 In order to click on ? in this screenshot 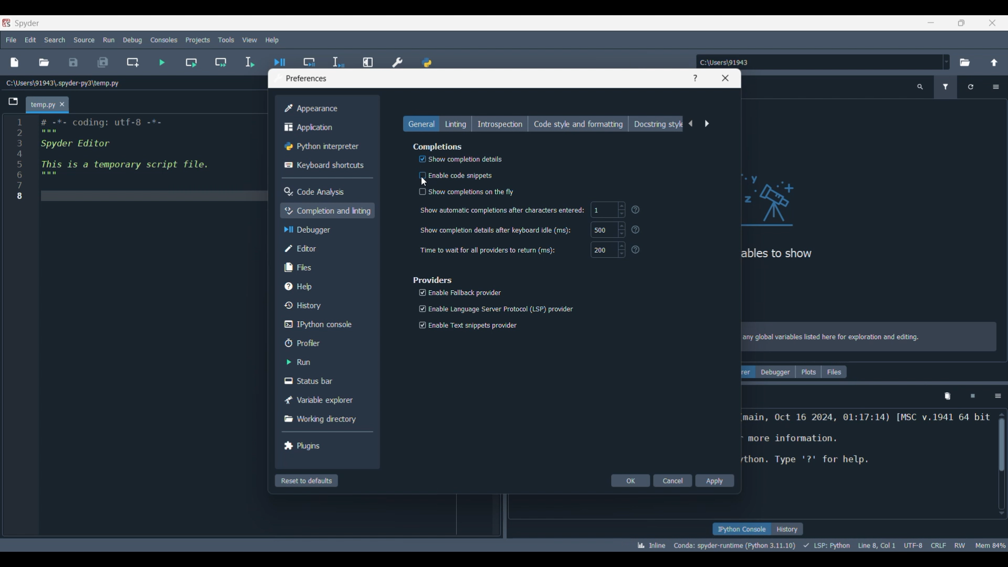, I will do `click(638, 251)`.